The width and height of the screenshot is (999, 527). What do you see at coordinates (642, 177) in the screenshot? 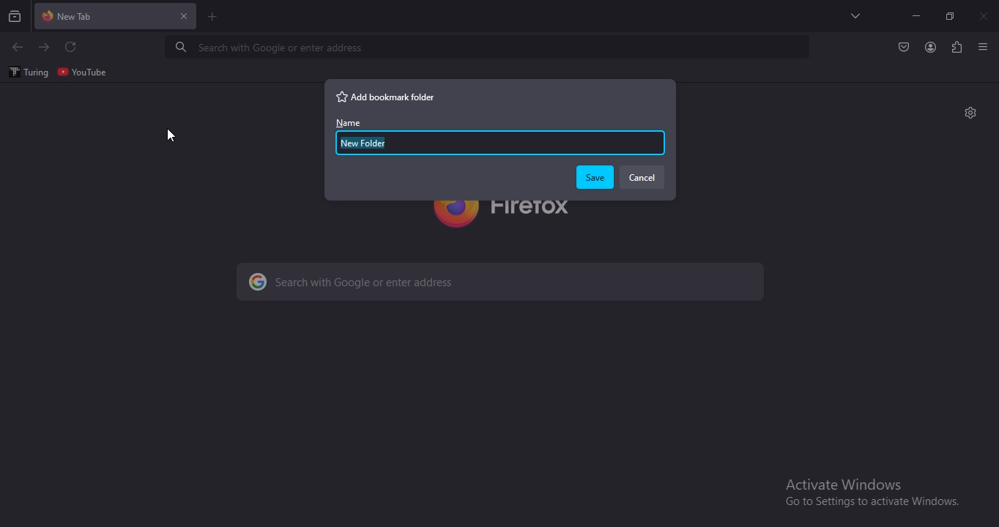
I see `cancel` at bounding box center [642, 177].